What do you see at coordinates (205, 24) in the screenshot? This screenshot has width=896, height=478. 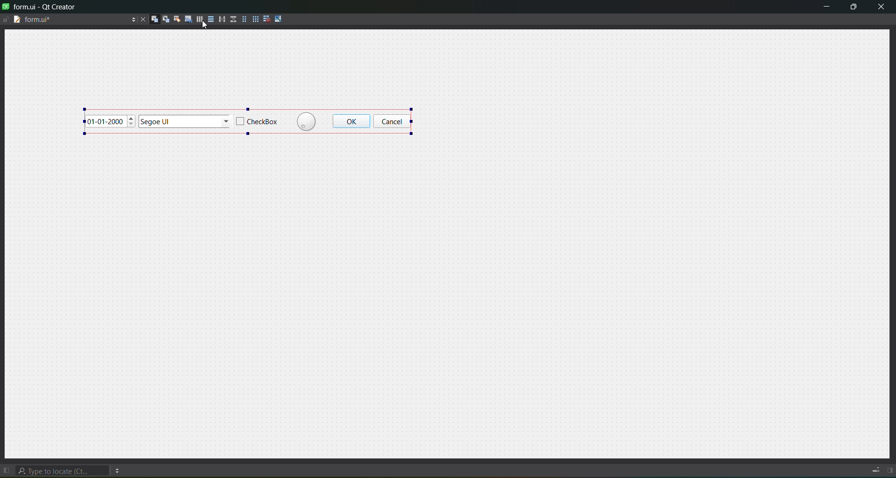 I see `cursor` at bounding box center [205, 24].